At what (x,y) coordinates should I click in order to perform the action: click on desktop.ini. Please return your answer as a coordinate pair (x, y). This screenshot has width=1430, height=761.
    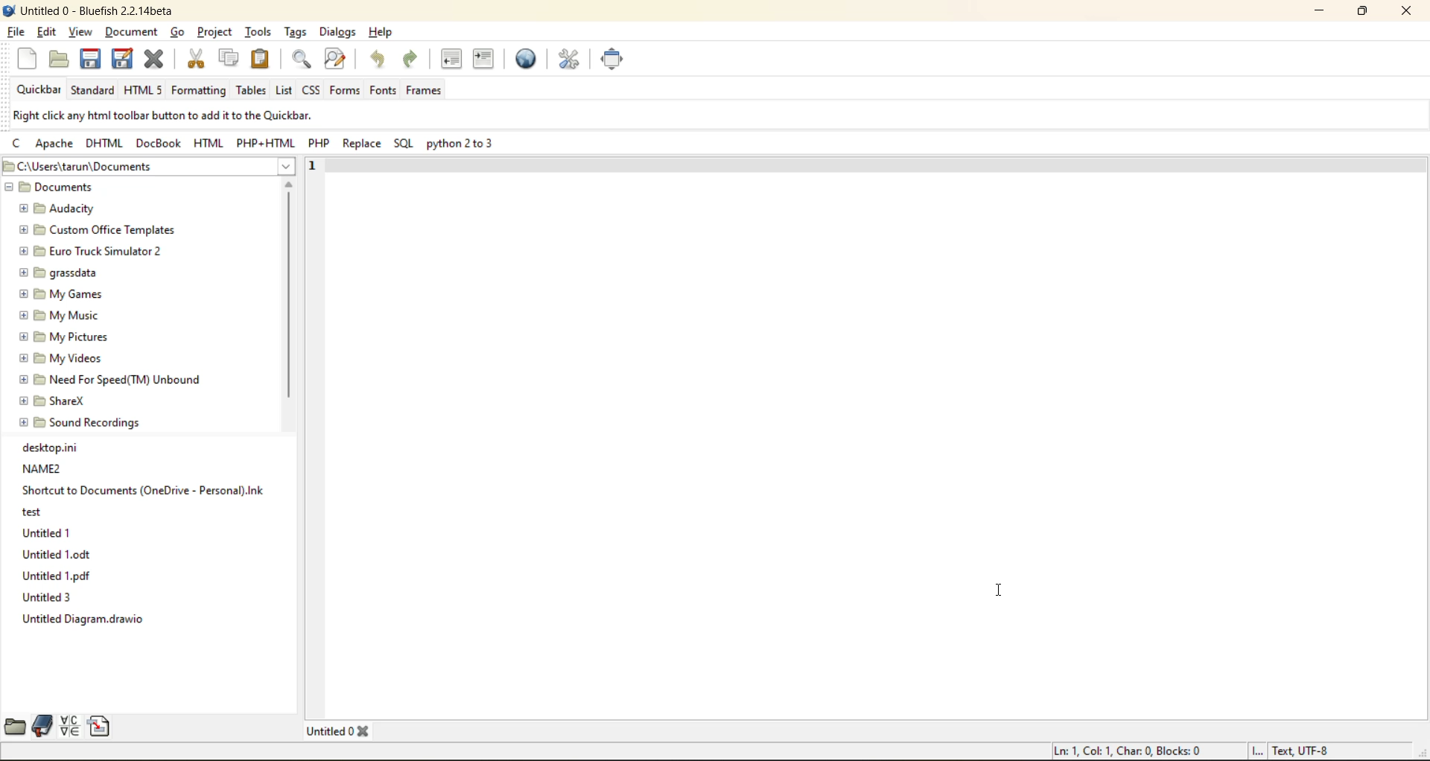
    Looking at the image, I should click on (54, 447).